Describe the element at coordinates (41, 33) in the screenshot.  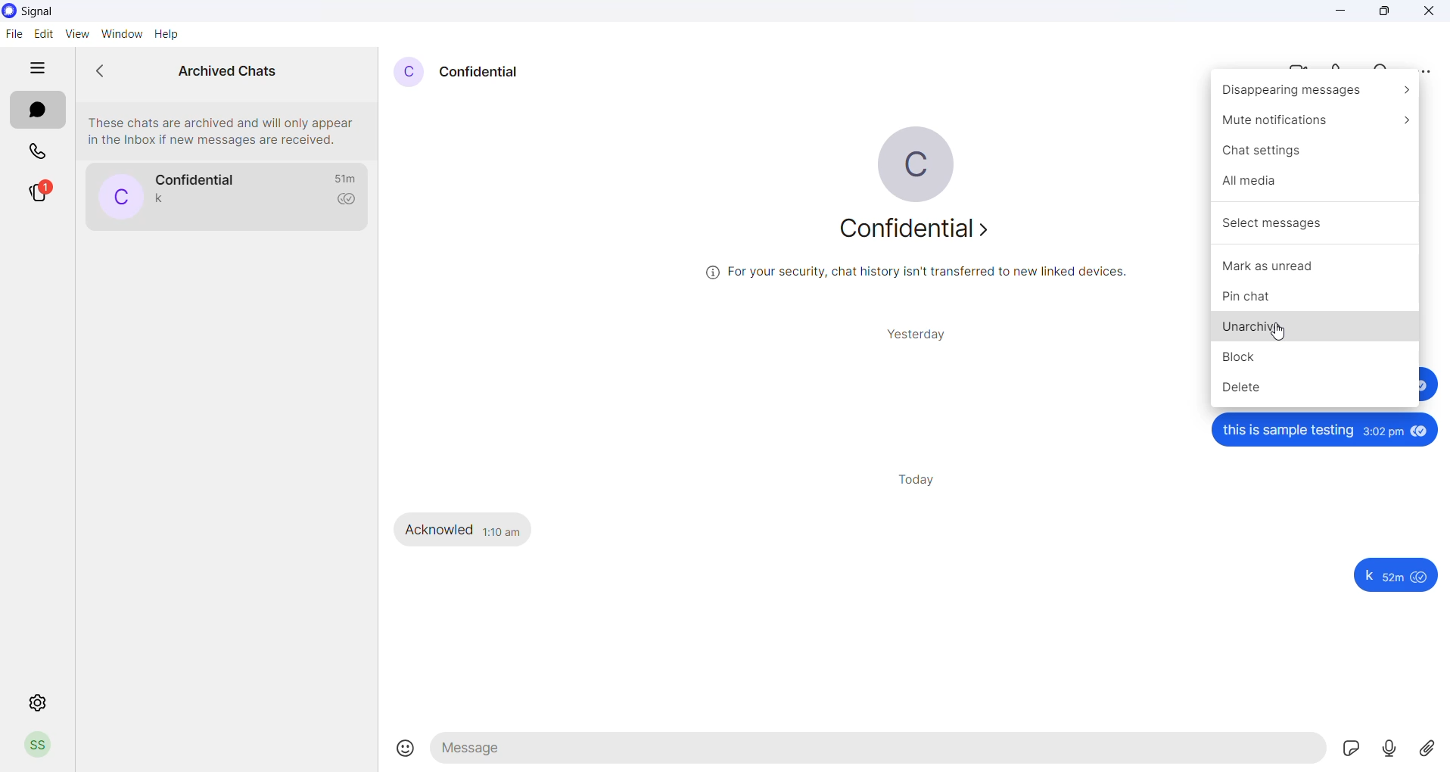
I see `edit` at that location.